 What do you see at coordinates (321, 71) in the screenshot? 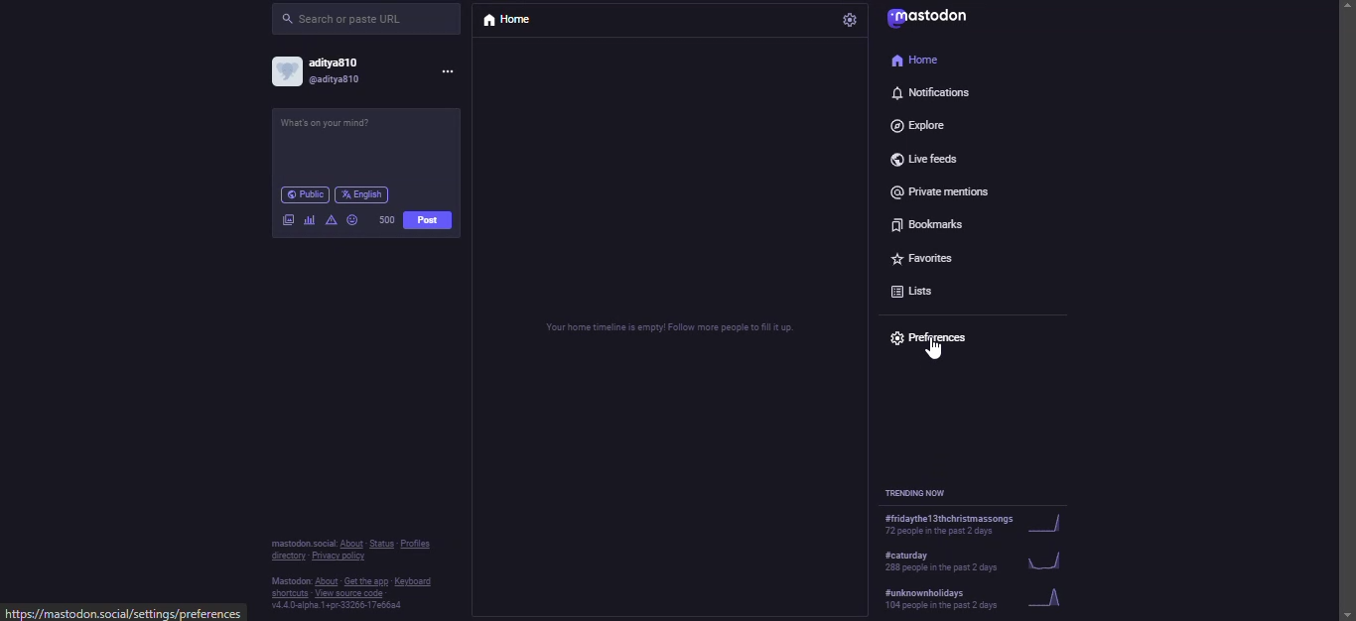
I see `account: aditiya810, @aditya810` at bounding box center [321, 71].